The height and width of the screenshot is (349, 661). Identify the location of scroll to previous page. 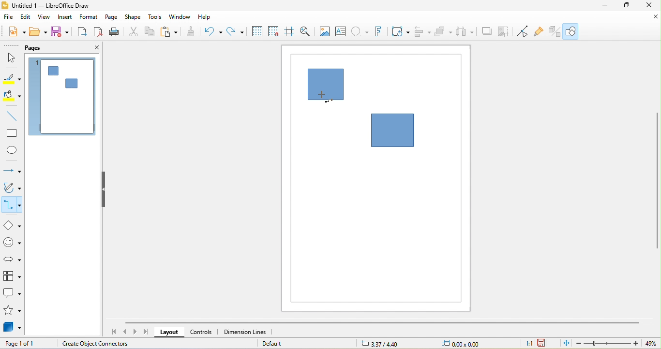
(125, 333).